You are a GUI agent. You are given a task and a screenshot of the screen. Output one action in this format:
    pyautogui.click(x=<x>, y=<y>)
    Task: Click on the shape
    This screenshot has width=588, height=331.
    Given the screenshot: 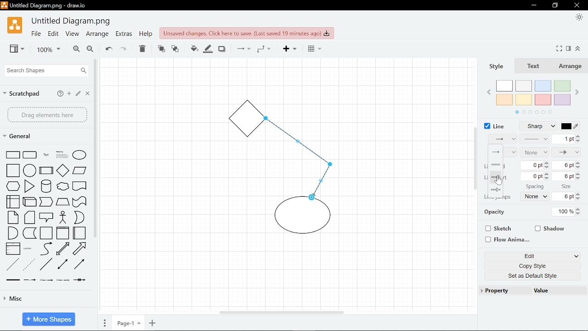 What is the action you would take?
    pyautogui.click(x=47, y=217)
    